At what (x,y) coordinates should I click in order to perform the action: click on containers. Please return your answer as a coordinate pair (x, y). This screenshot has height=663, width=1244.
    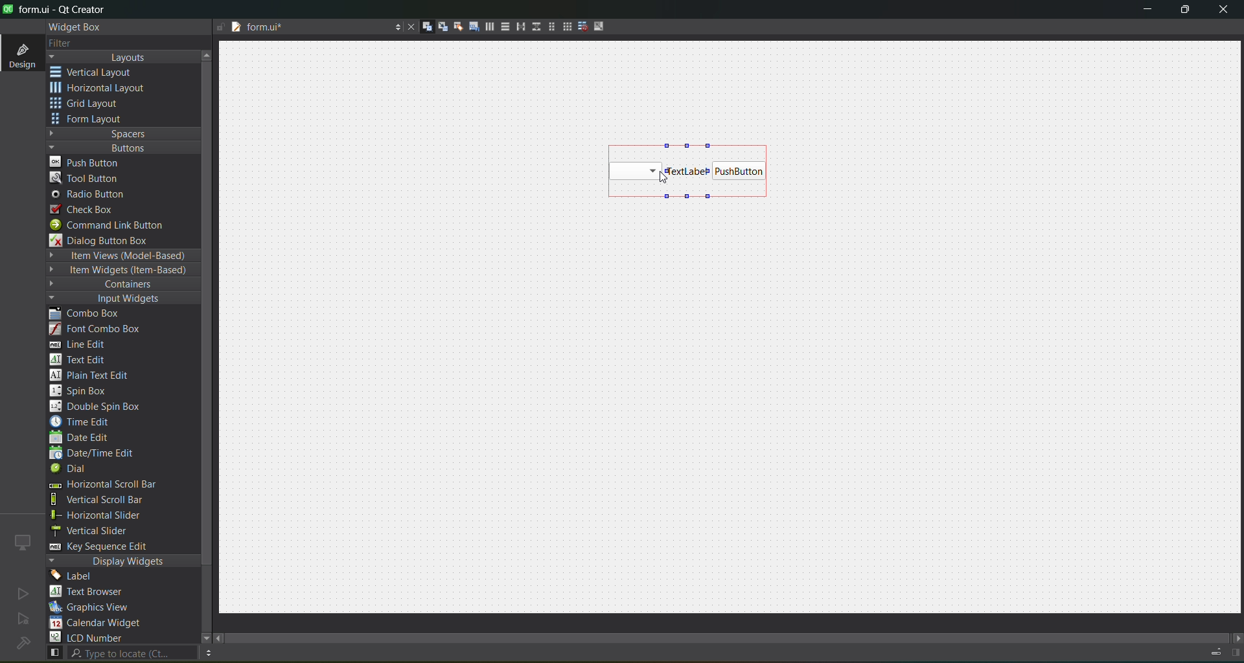
    Looking at the image, I should click on (117, 285).